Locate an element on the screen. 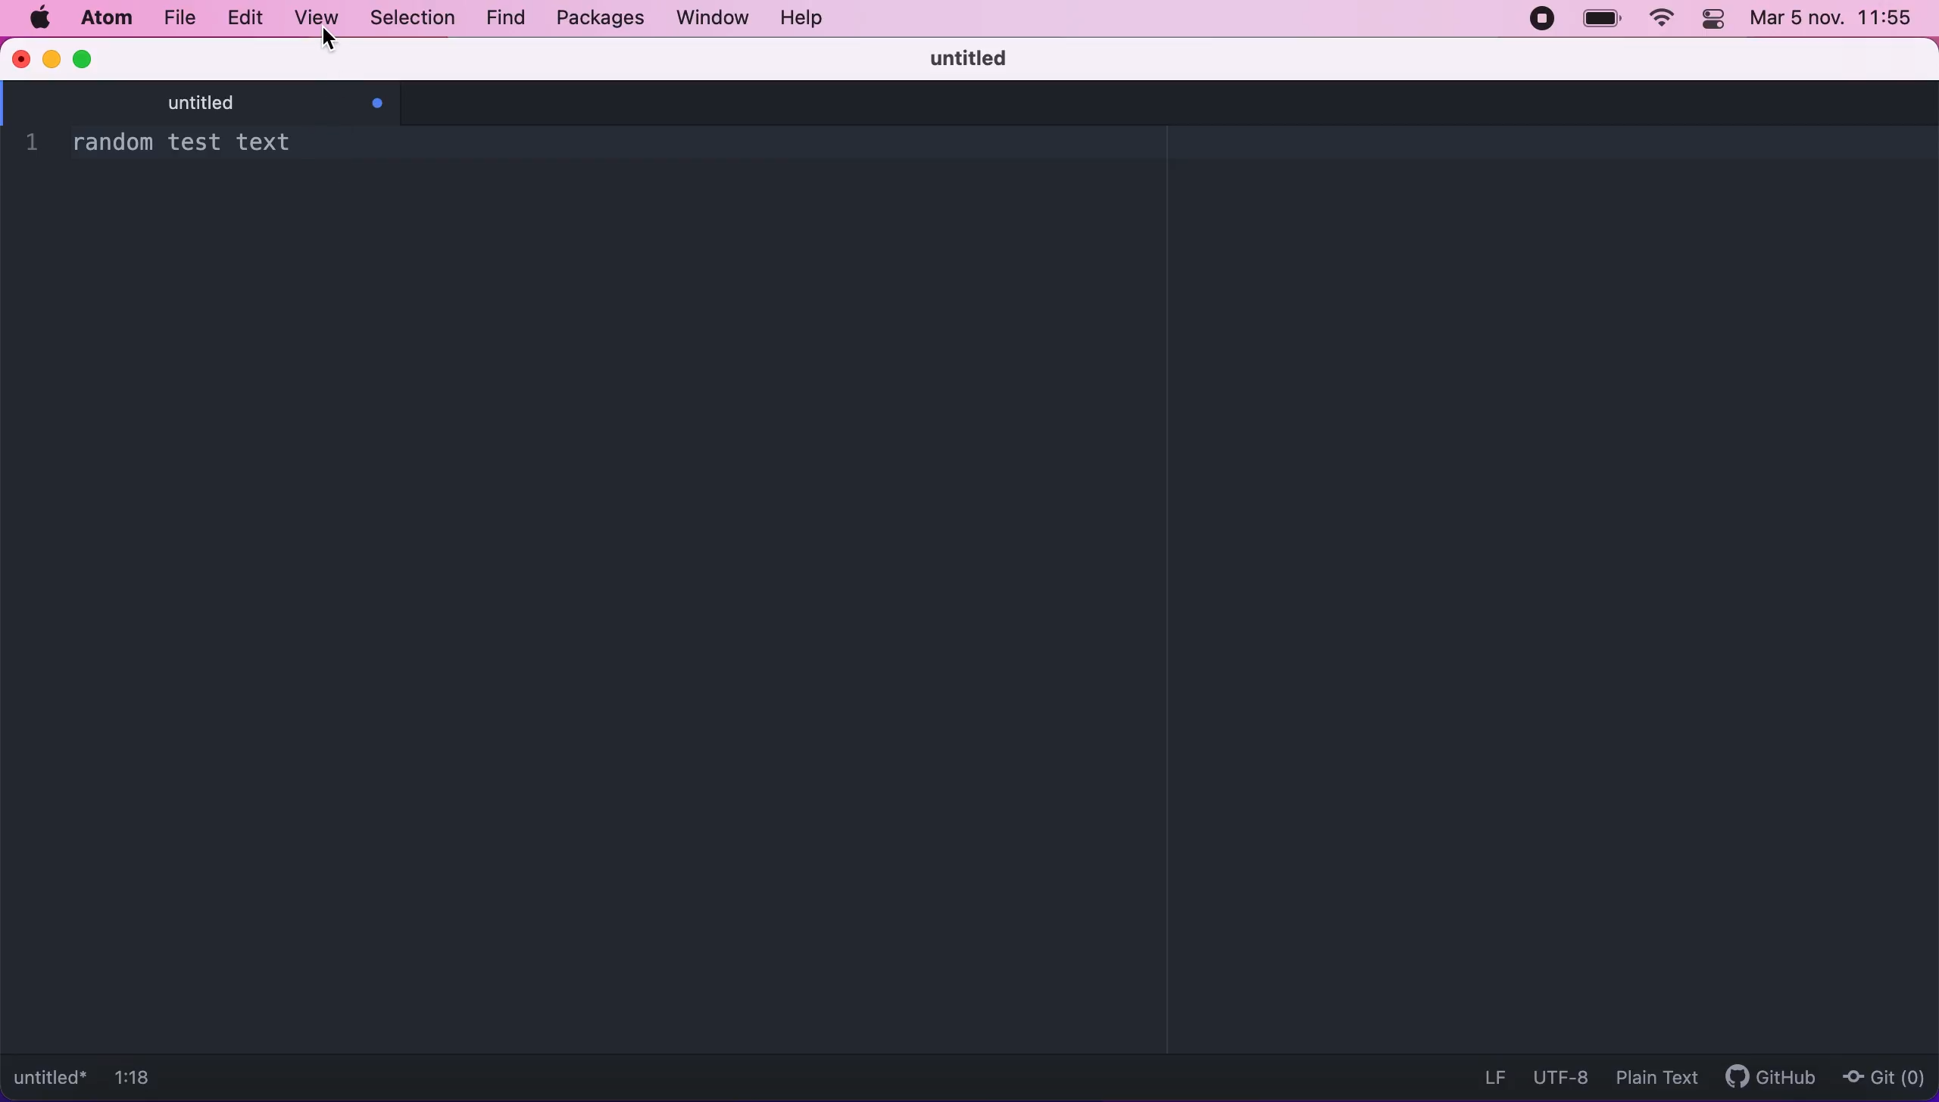 The width and height of the screenshot is (1939, 1102). 1:18 is located at coordinates (142, 1075).